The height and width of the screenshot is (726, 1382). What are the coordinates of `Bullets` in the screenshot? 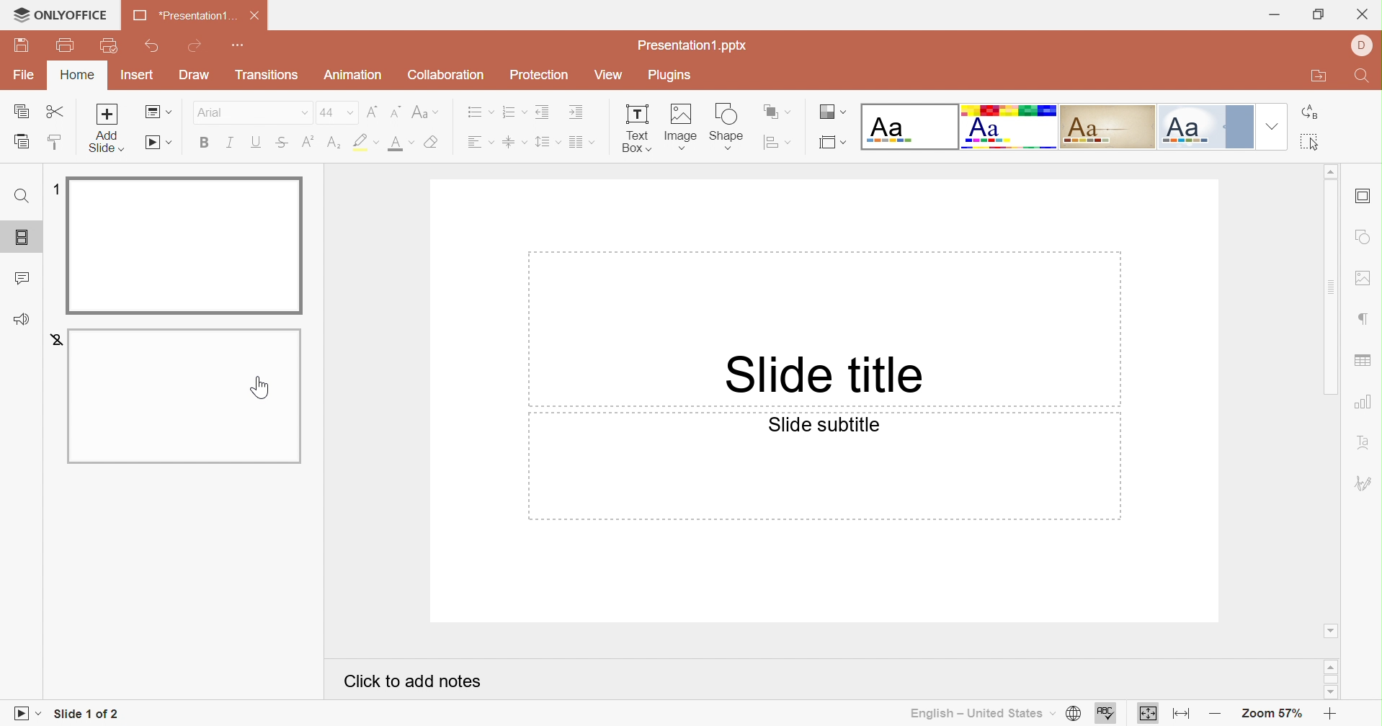 It's located at (478, 112).